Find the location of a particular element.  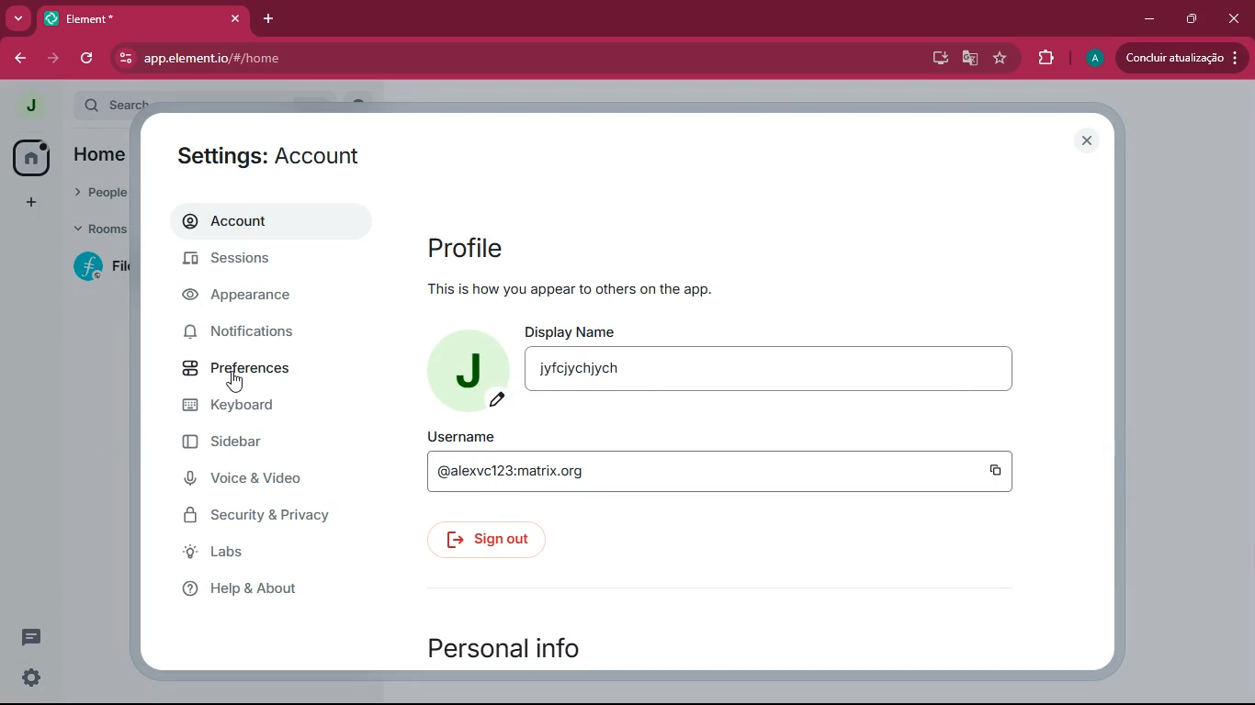

home is located at coordinates (31, 158).